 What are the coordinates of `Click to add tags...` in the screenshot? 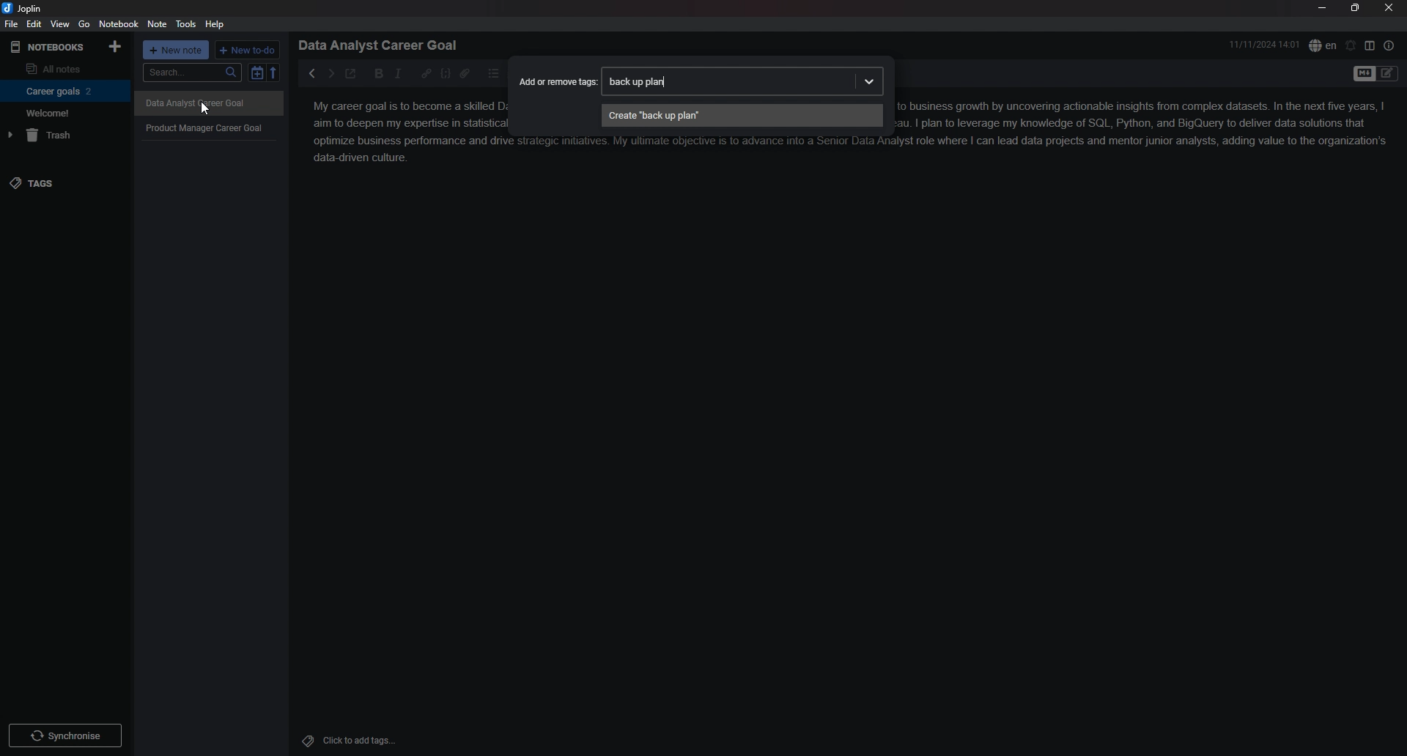 It's located at (359, 741).